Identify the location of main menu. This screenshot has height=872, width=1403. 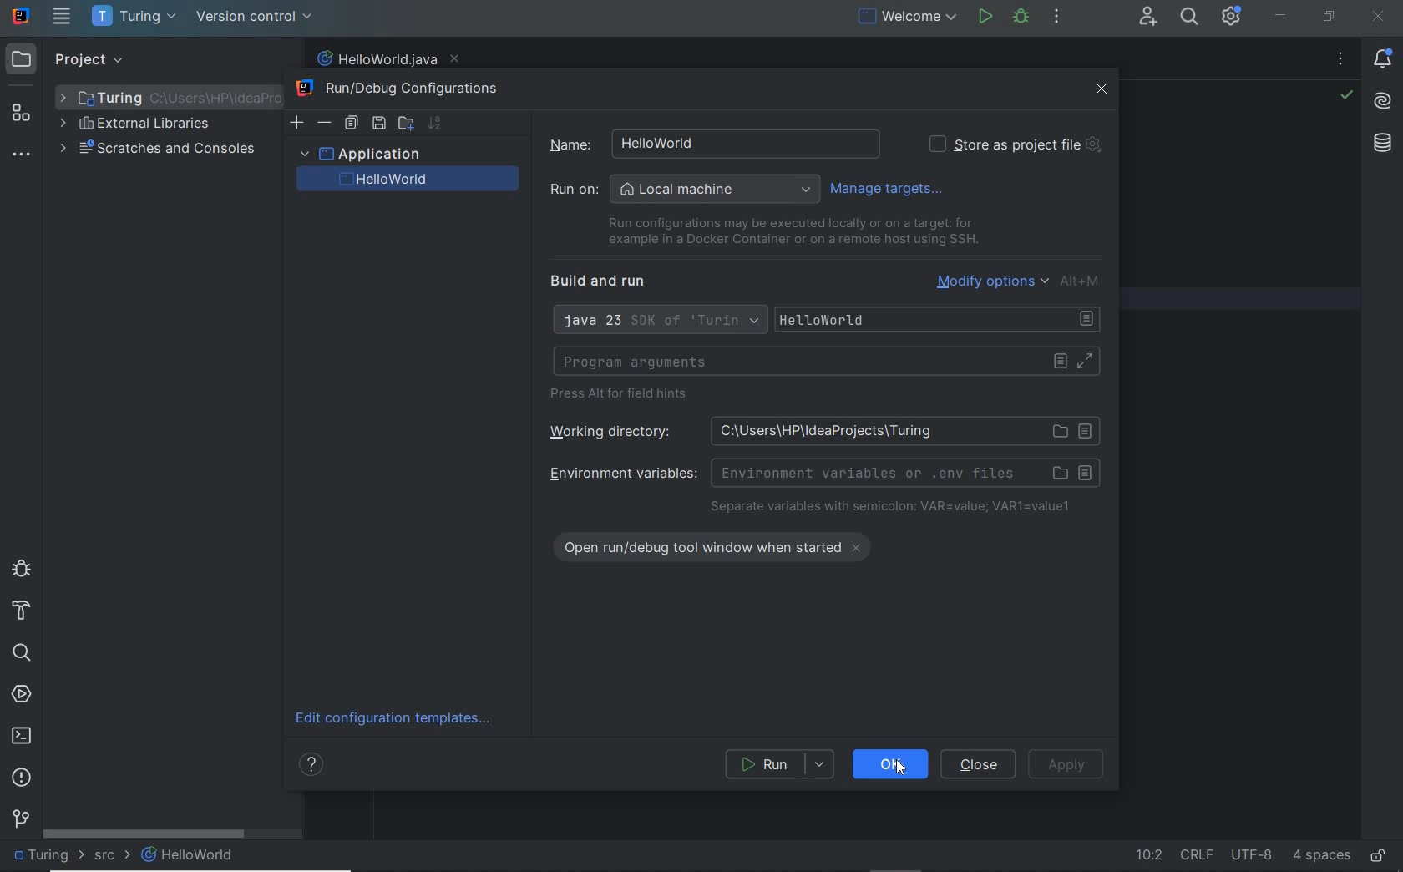
(63, 16).